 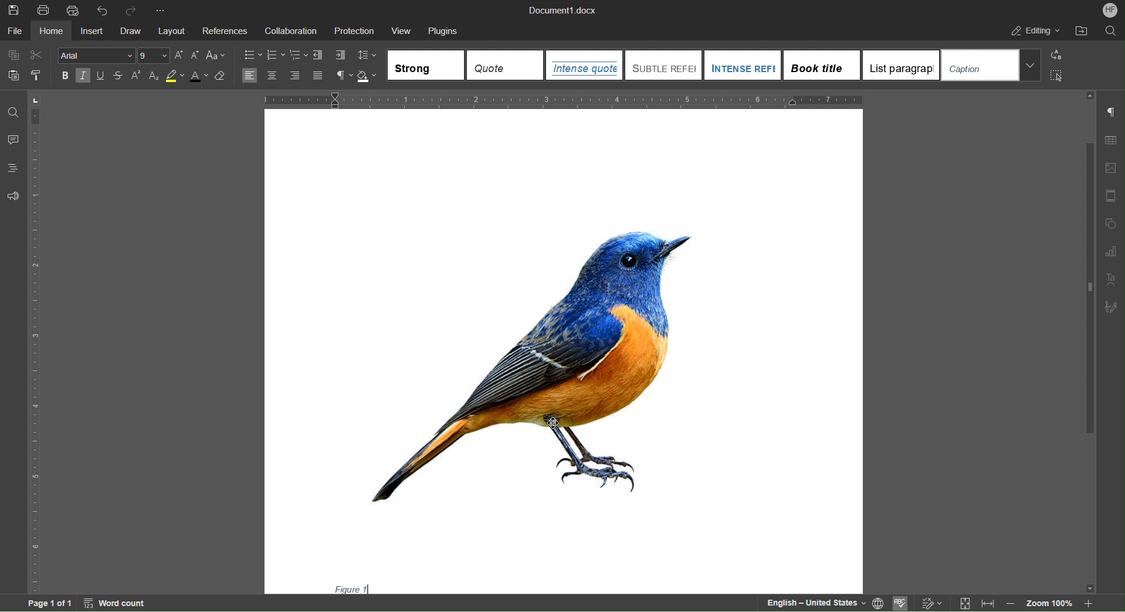 What do you see at coordinates (1035, 30) in the screenshot?
I see `Editing` at bounding box center [1035, 30].